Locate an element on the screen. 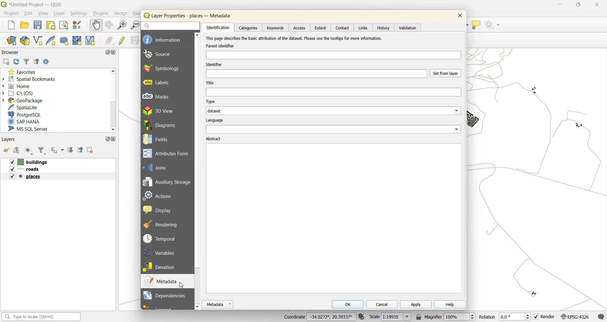  geopackage is located at coordinates (27, 100).